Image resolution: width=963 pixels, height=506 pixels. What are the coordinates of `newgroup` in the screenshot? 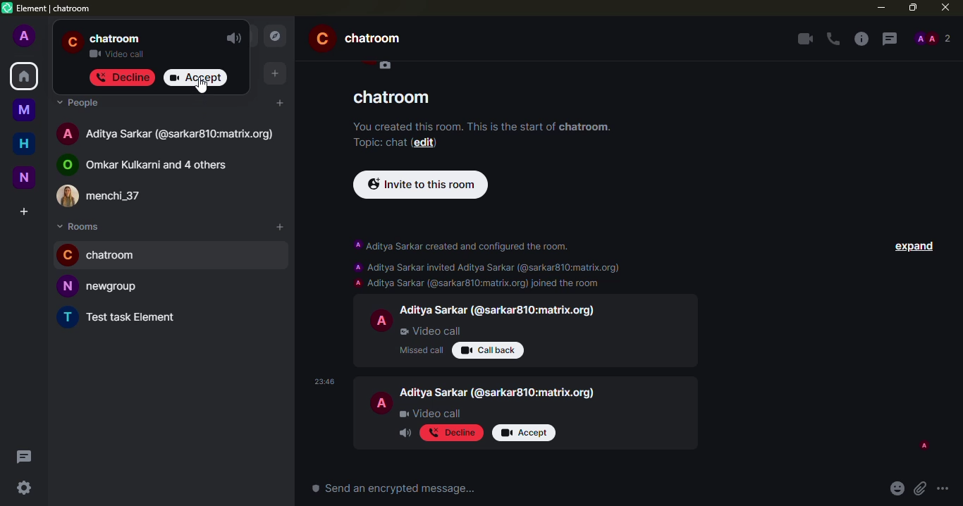 It's located at (102, 286).